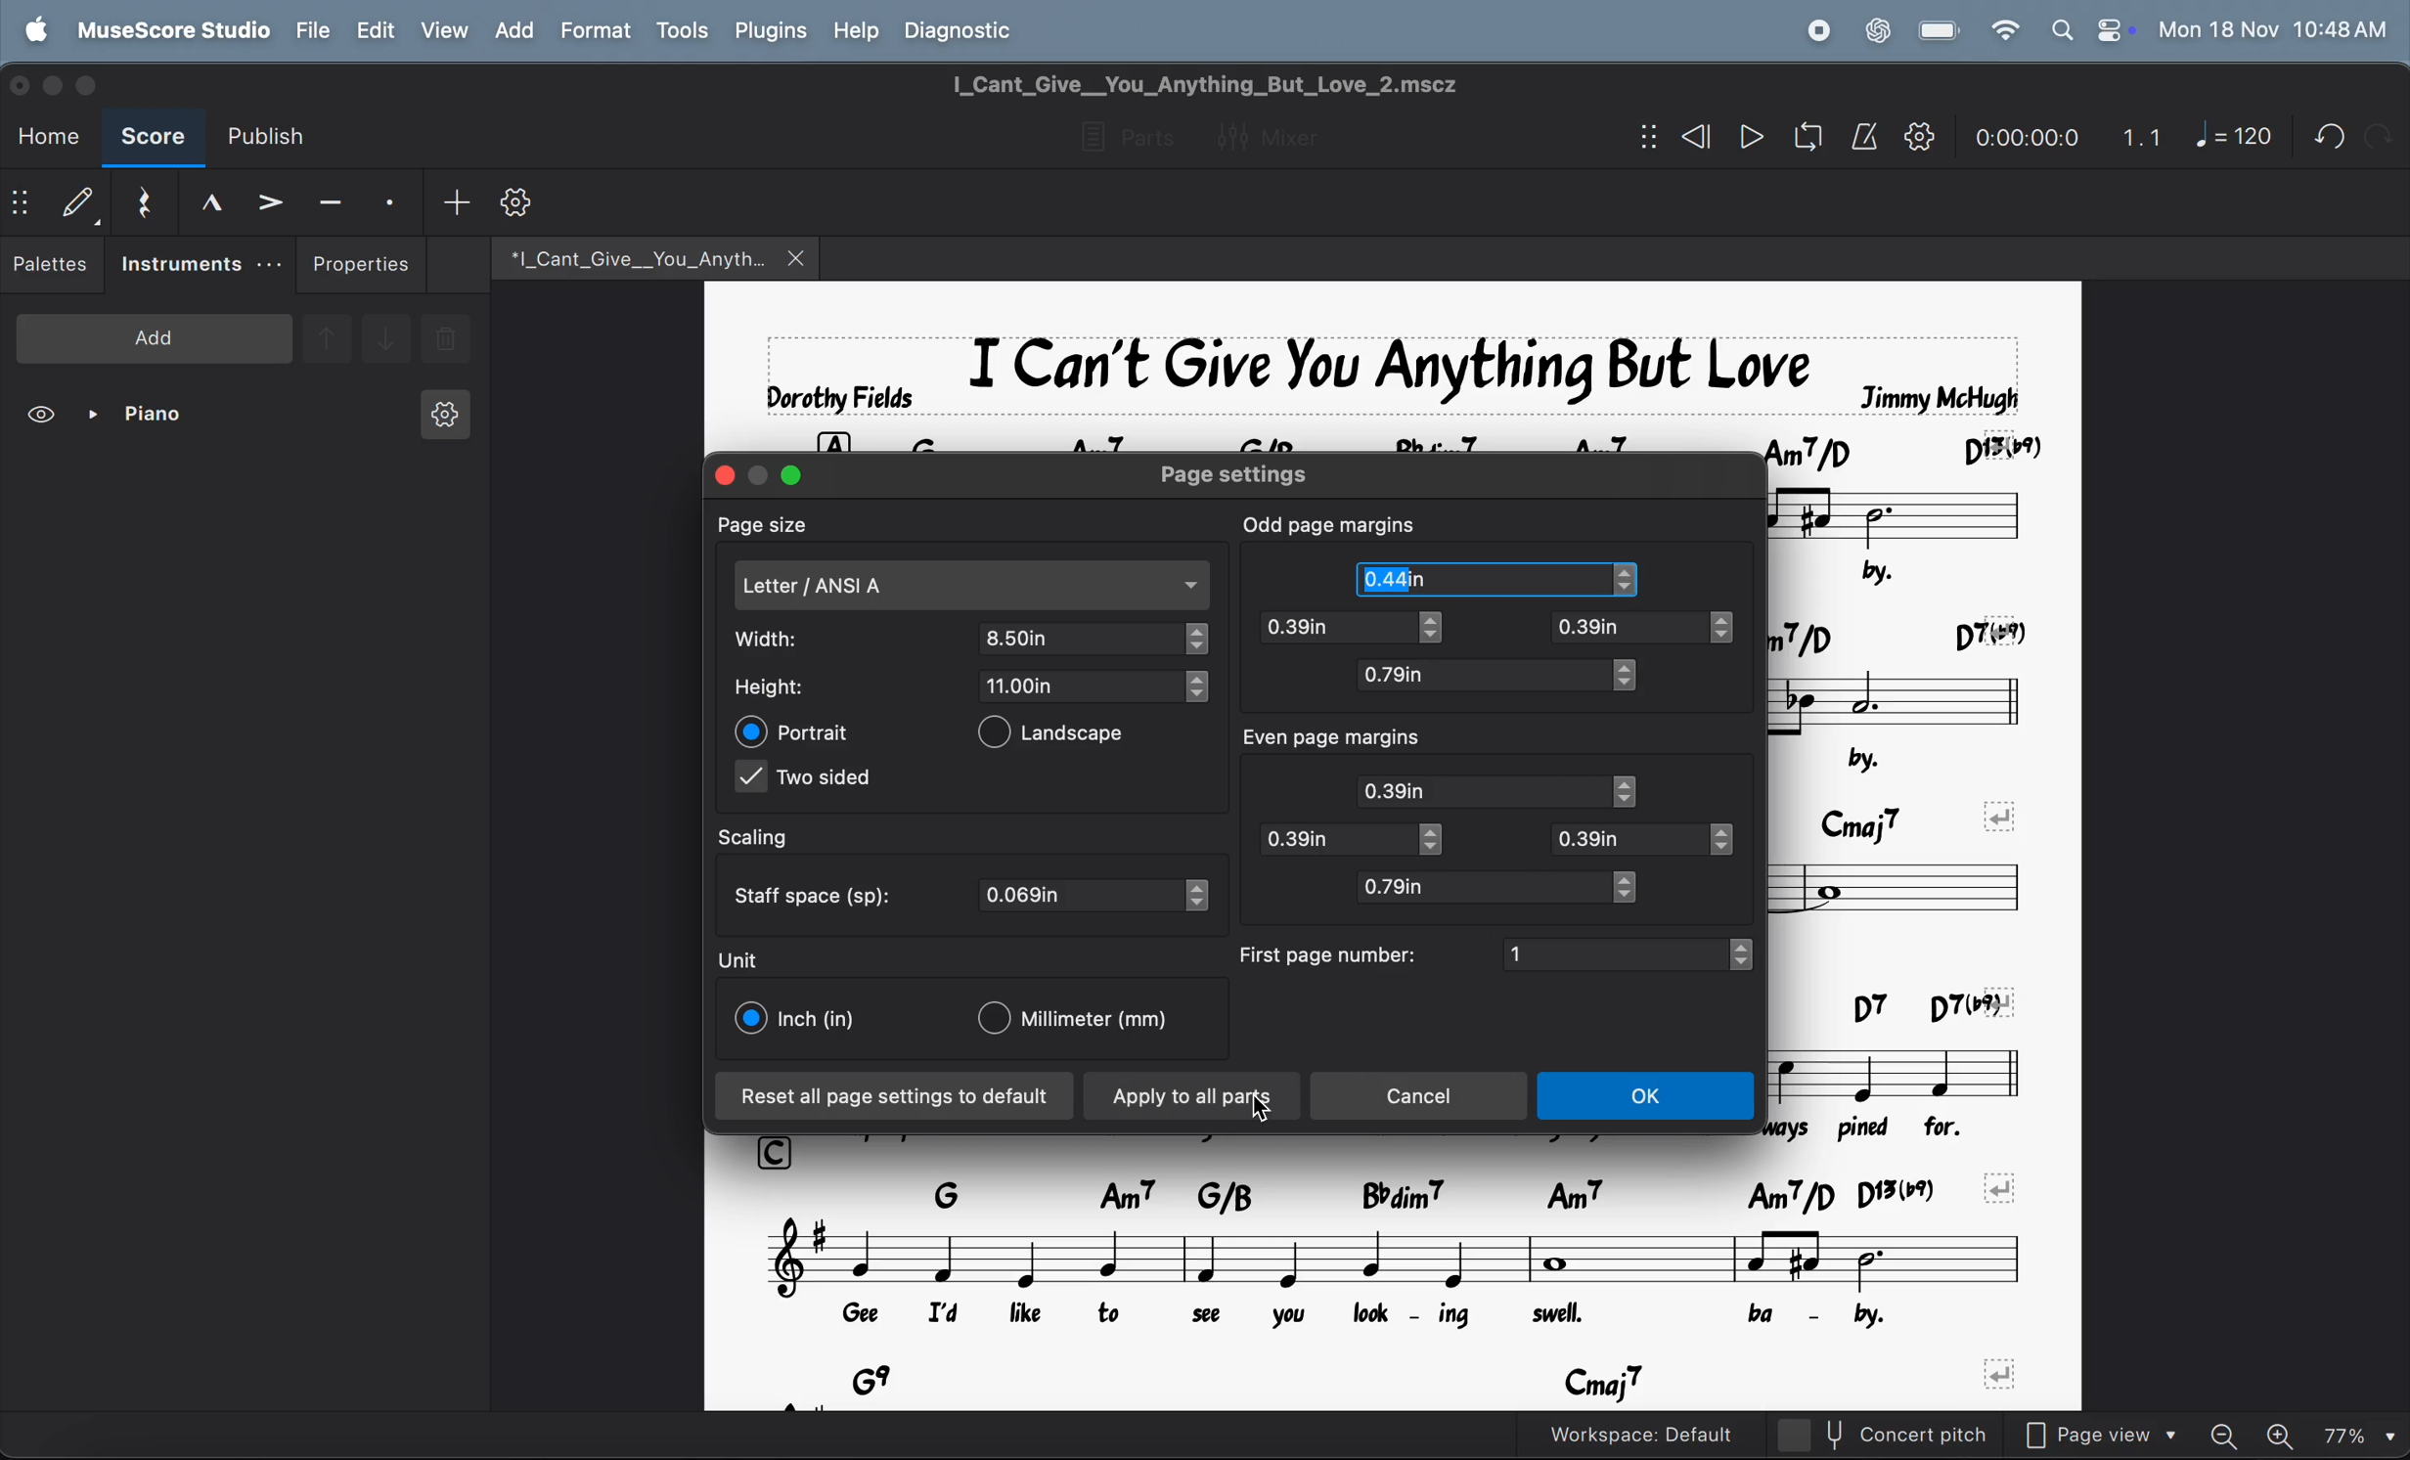 This screenshot has height=1460, width=2410. What do you see at coordinates (1332, 839) in the screenshot?
I see `0.39in` at bounding box center [1332, 839].